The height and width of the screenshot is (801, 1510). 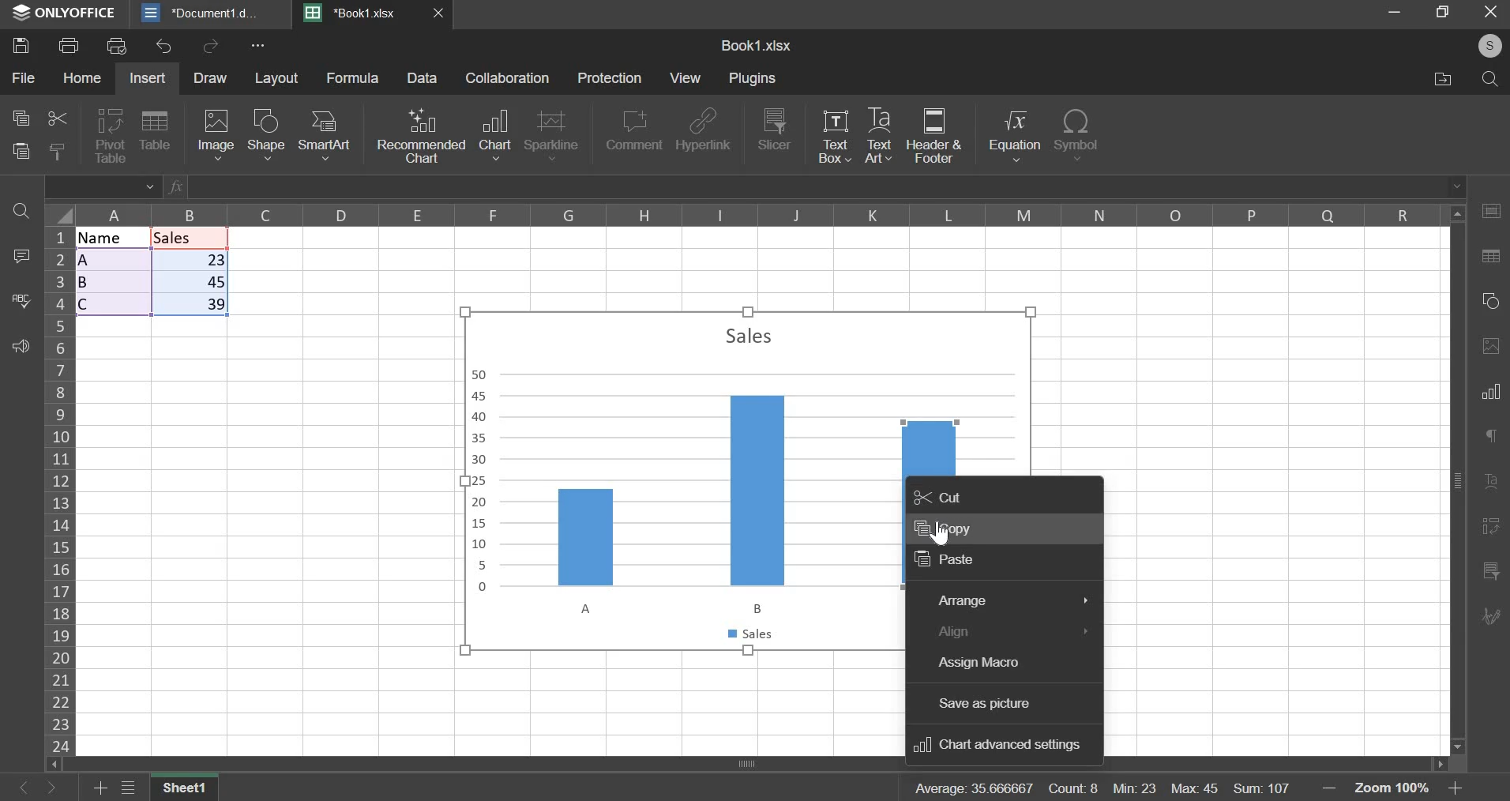 What do you see at coordinates (217, 134) in the screenshot?
I see `image` at bounding box center [217, 134].